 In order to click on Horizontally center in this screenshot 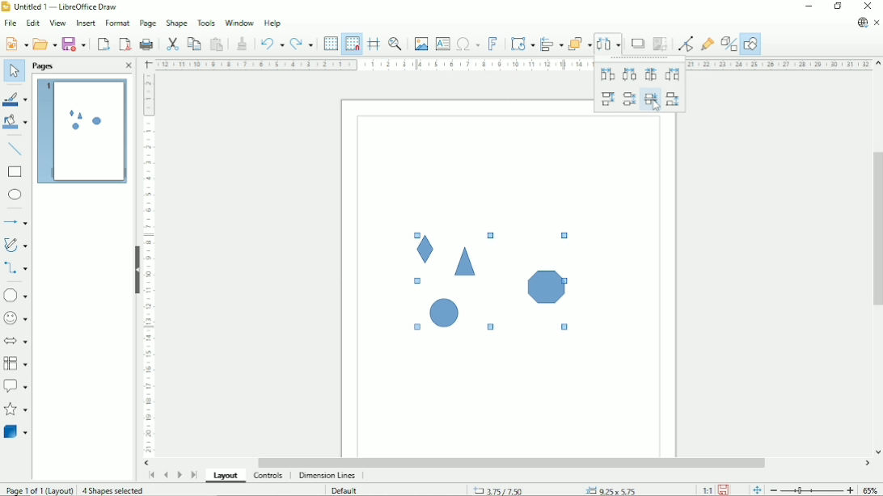, I will do `click(629, 74)`.